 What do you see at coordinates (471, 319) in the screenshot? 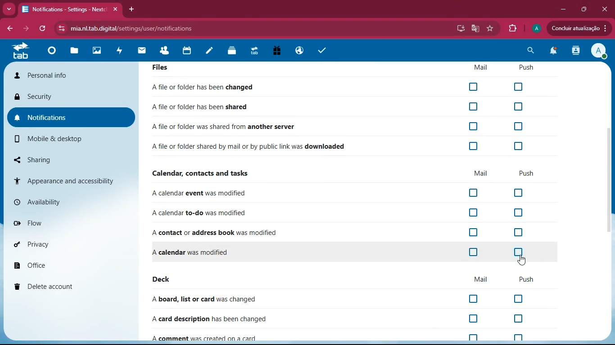
I see `off` at bounding box center [471, 319].